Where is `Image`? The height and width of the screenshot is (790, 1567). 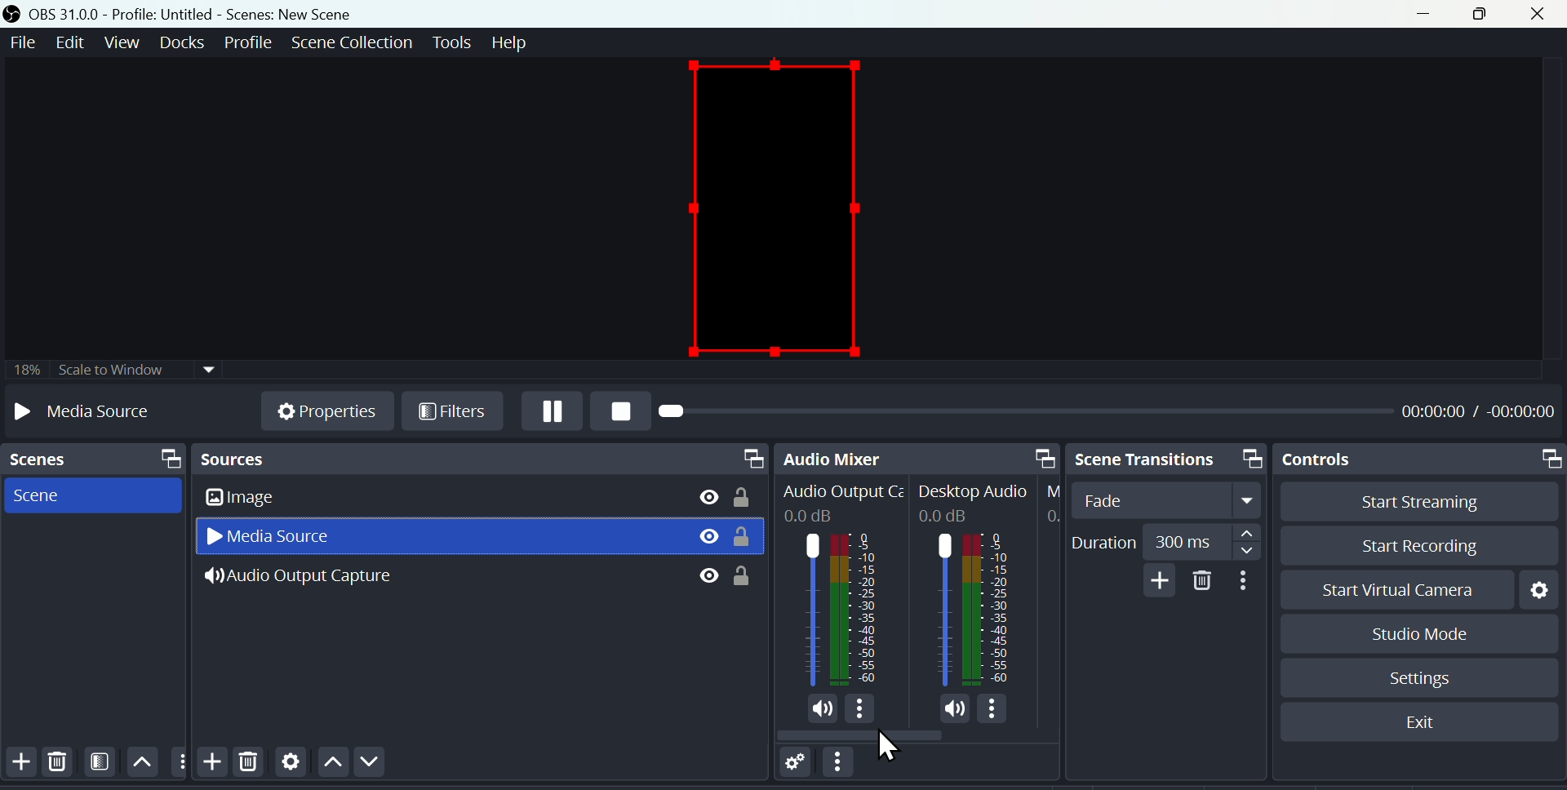
Image is located at coordinates (273, 499).